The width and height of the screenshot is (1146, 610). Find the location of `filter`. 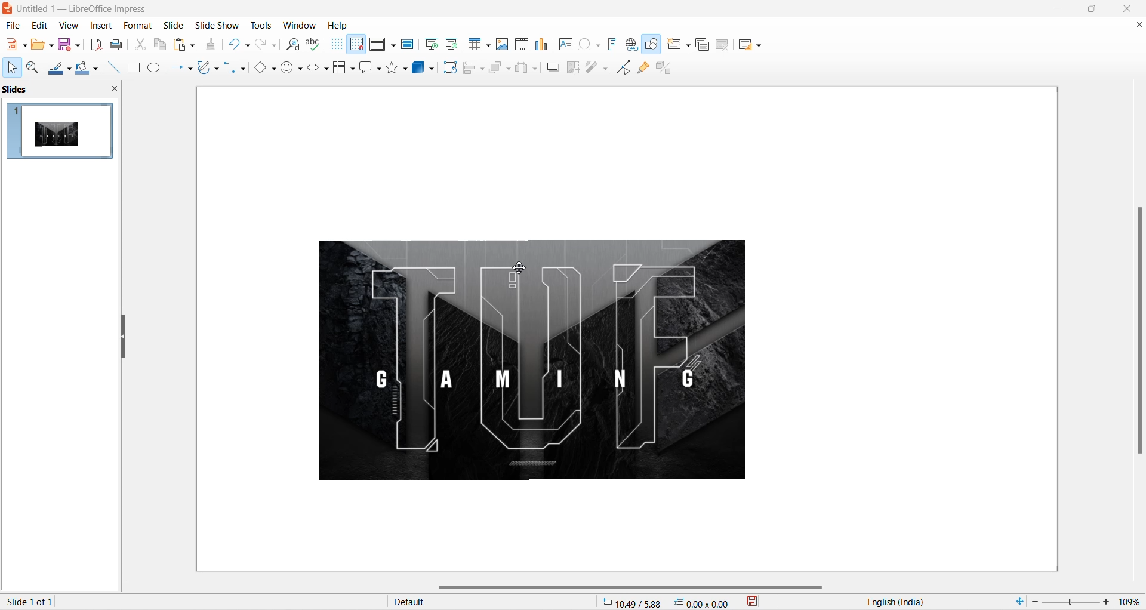

filter is located at coordinates (592, 68).